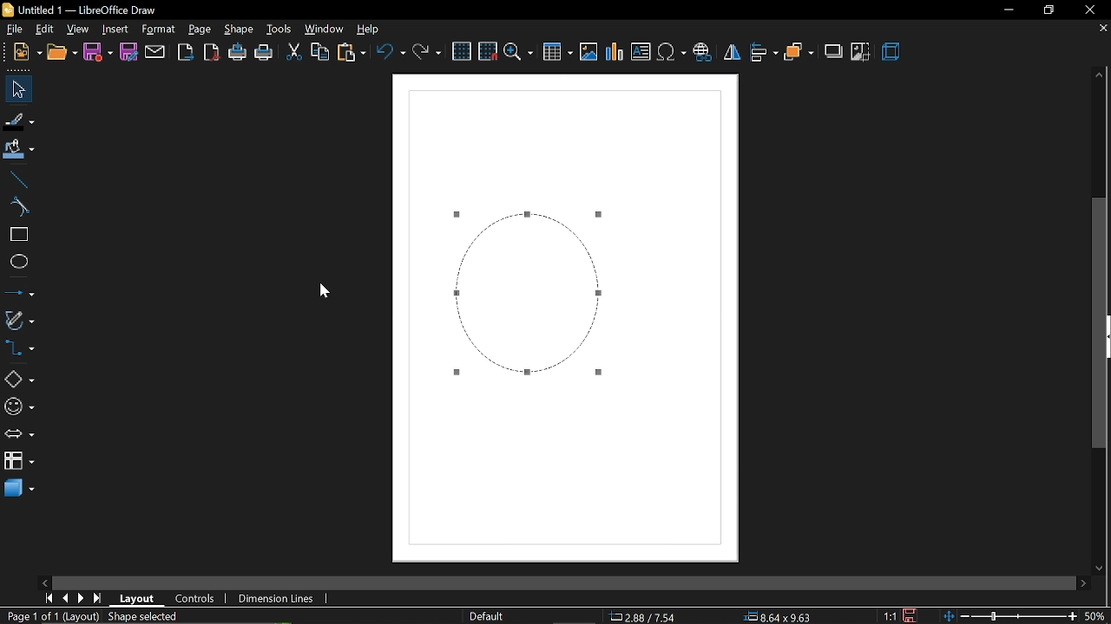 The height and width of the screenshot is (624, 1111). I want to click on help, so click(368, 28).